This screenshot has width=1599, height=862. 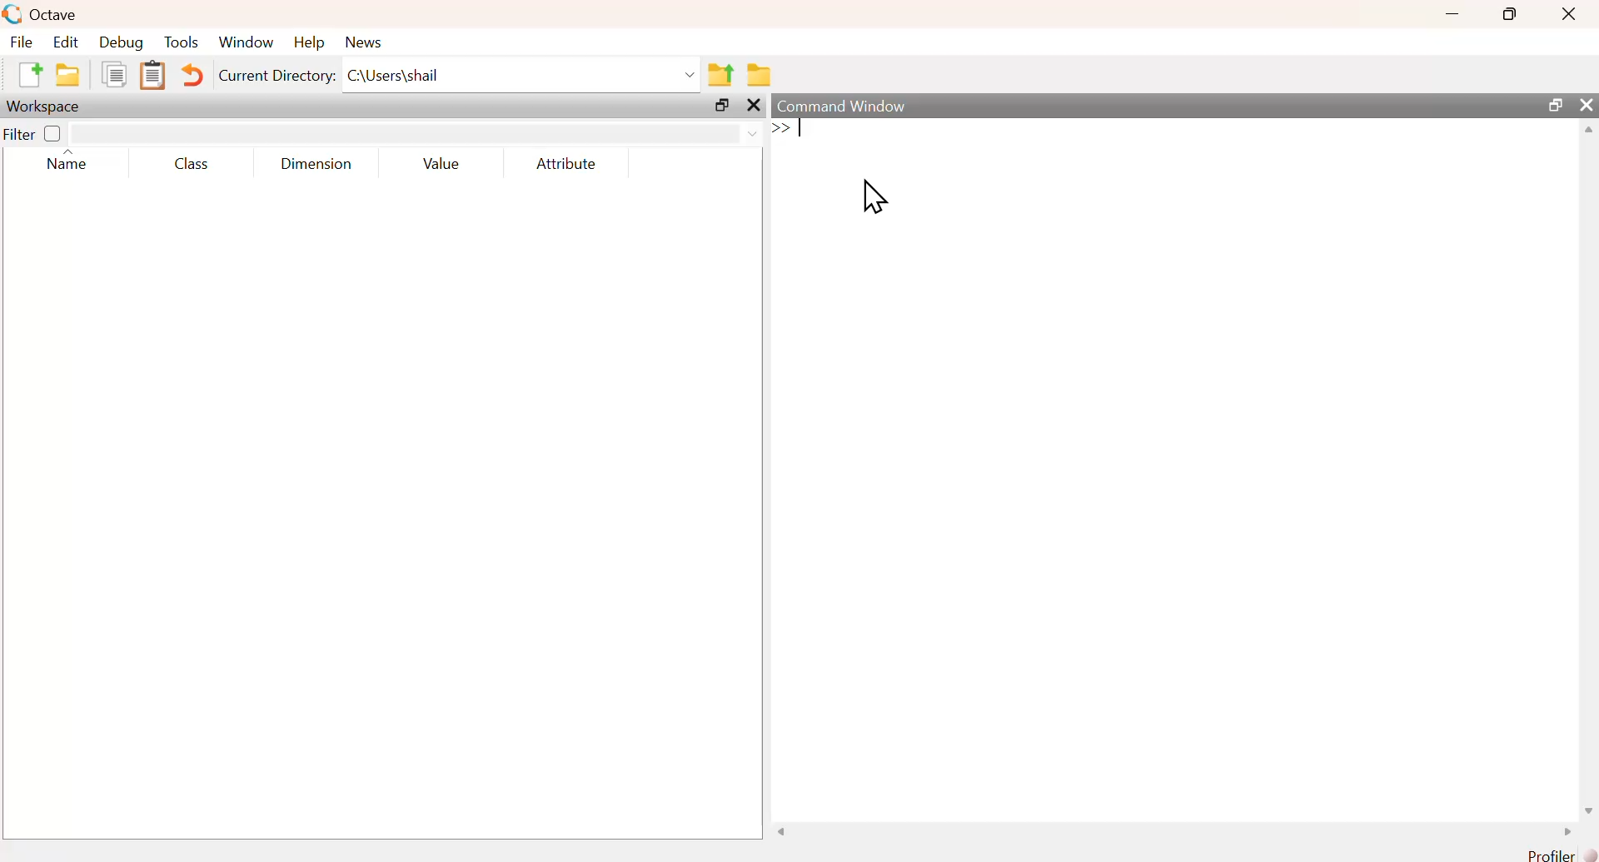 I want to click on scroll left, so click(x=785, y=830).